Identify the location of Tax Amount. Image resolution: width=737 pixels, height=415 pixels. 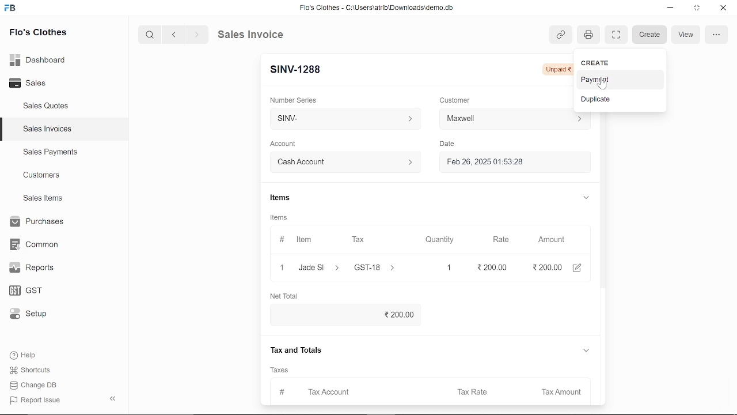
(566, 392).